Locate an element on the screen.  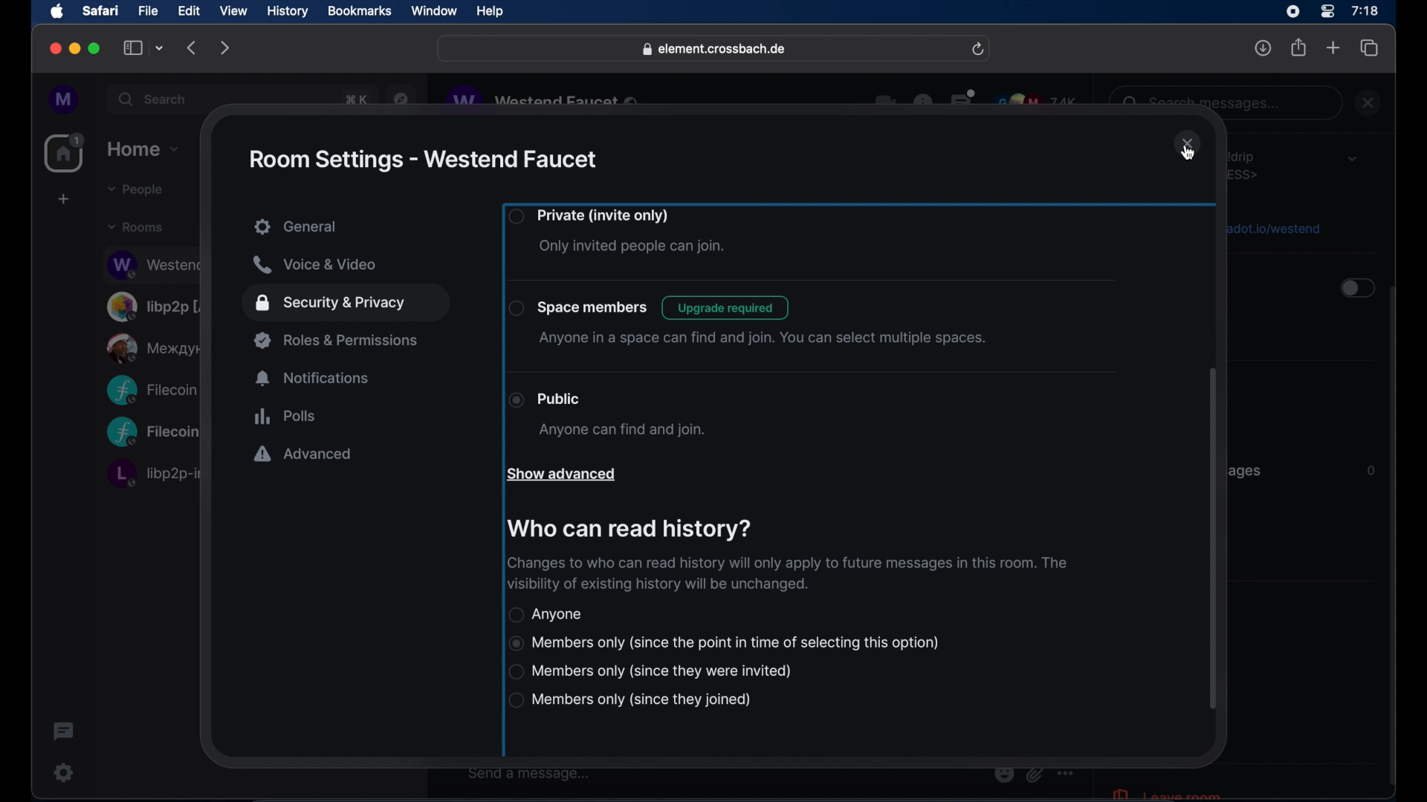
search is located at coordinates (154, 99).